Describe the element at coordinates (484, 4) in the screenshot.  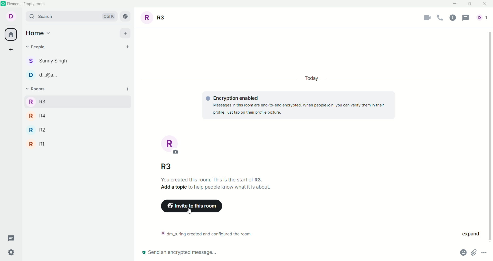
I see `close` at that location.